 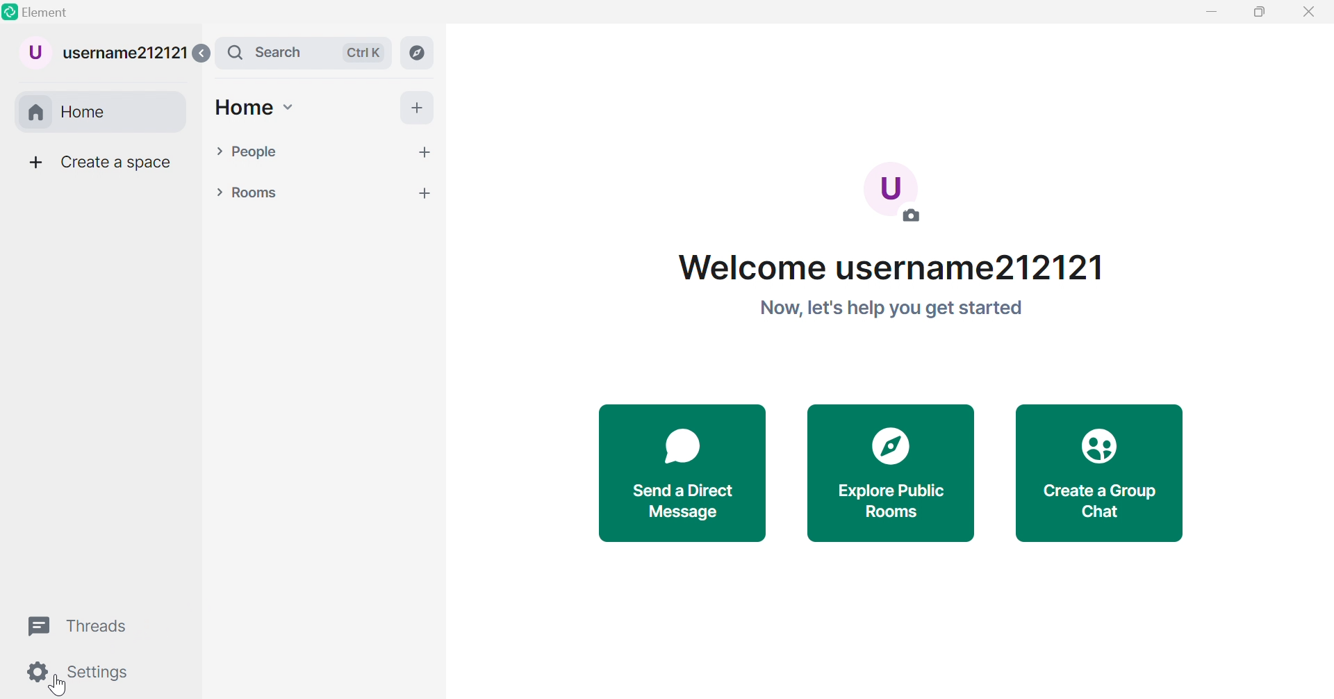 I want to click on Search bar, so click(x=302, y=53).